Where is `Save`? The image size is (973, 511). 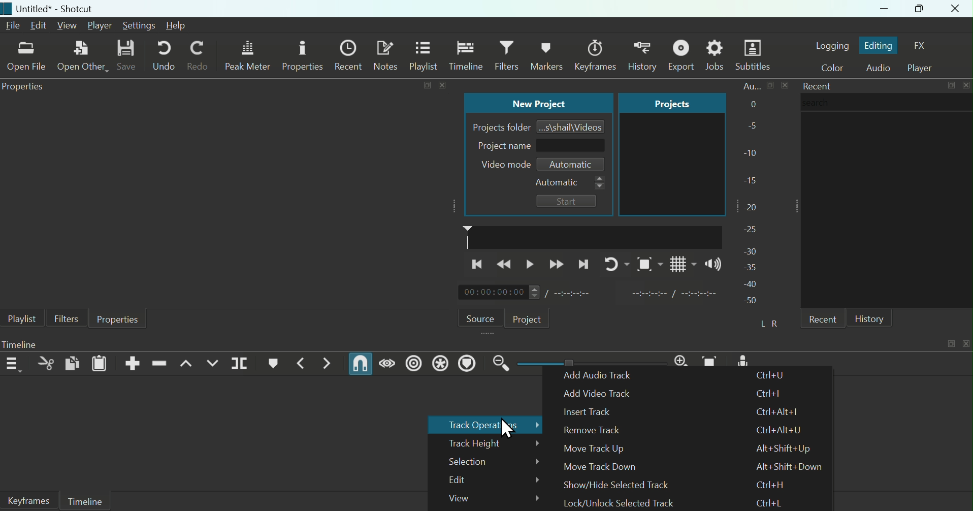
Save is located at coordinates (126, 56).